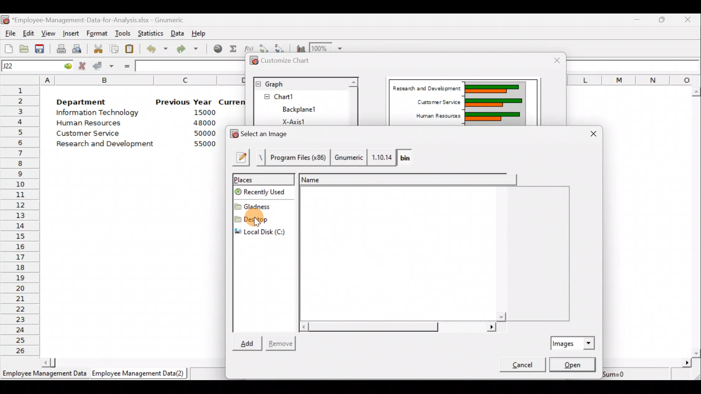 The image size is (701, 394). I want to click on Maximize, so click(664, 20).